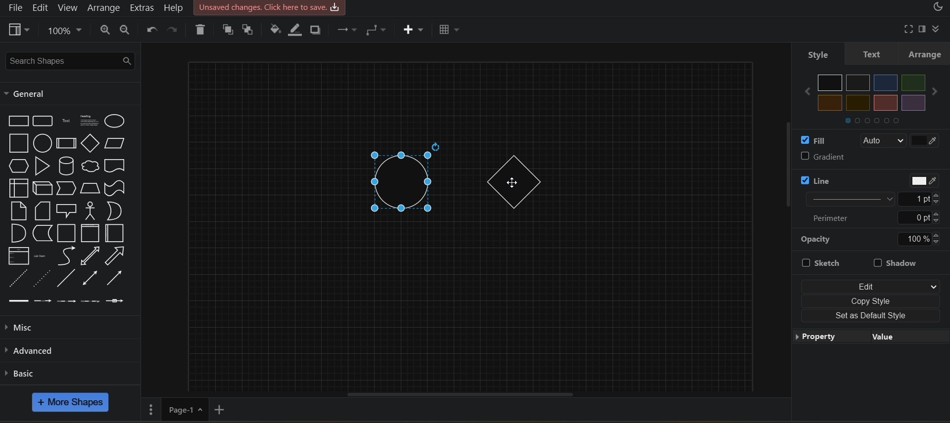  What do you see at coordinates (173, 7) in the screenshot?
I see `help` at bounding box center [173, 7].